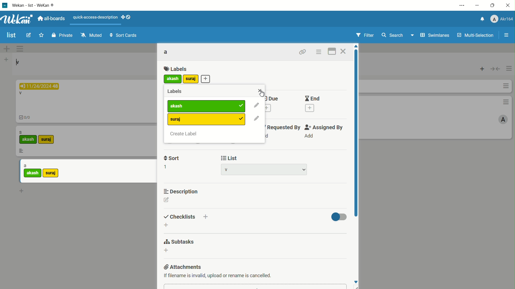  I want to click on swimlanes, so click(431, 35).